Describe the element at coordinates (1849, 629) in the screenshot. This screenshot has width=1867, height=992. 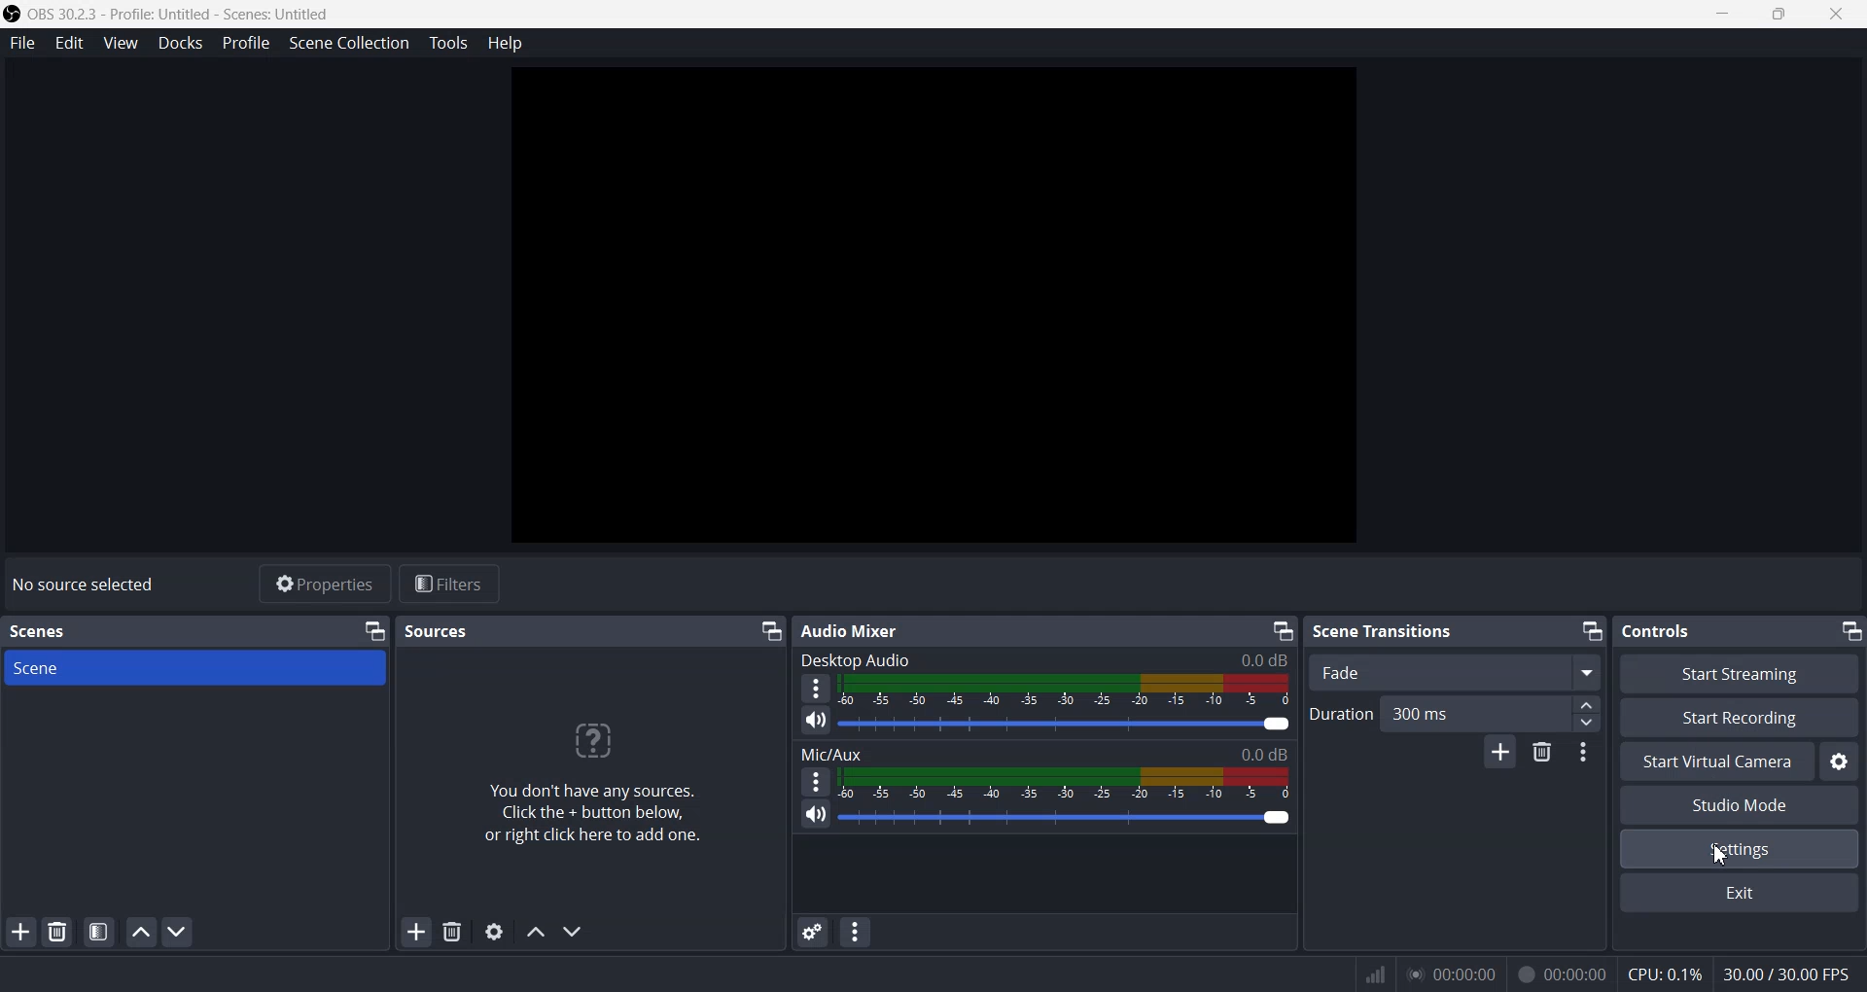
I see `Minimize` at that location.